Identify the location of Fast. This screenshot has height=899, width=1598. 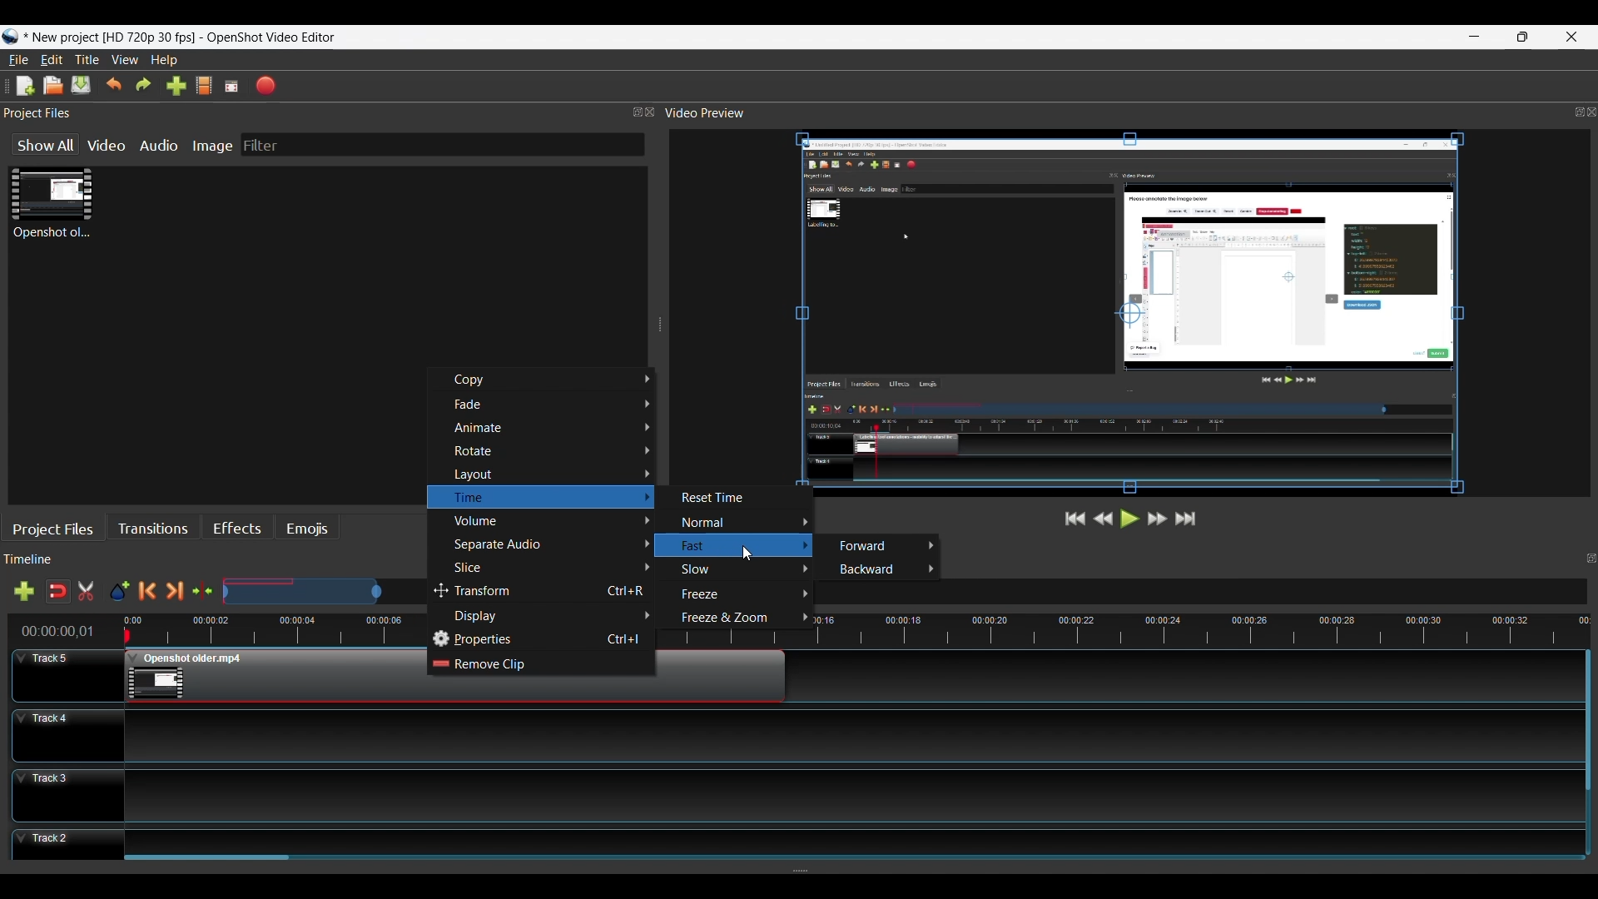
(737, 546).